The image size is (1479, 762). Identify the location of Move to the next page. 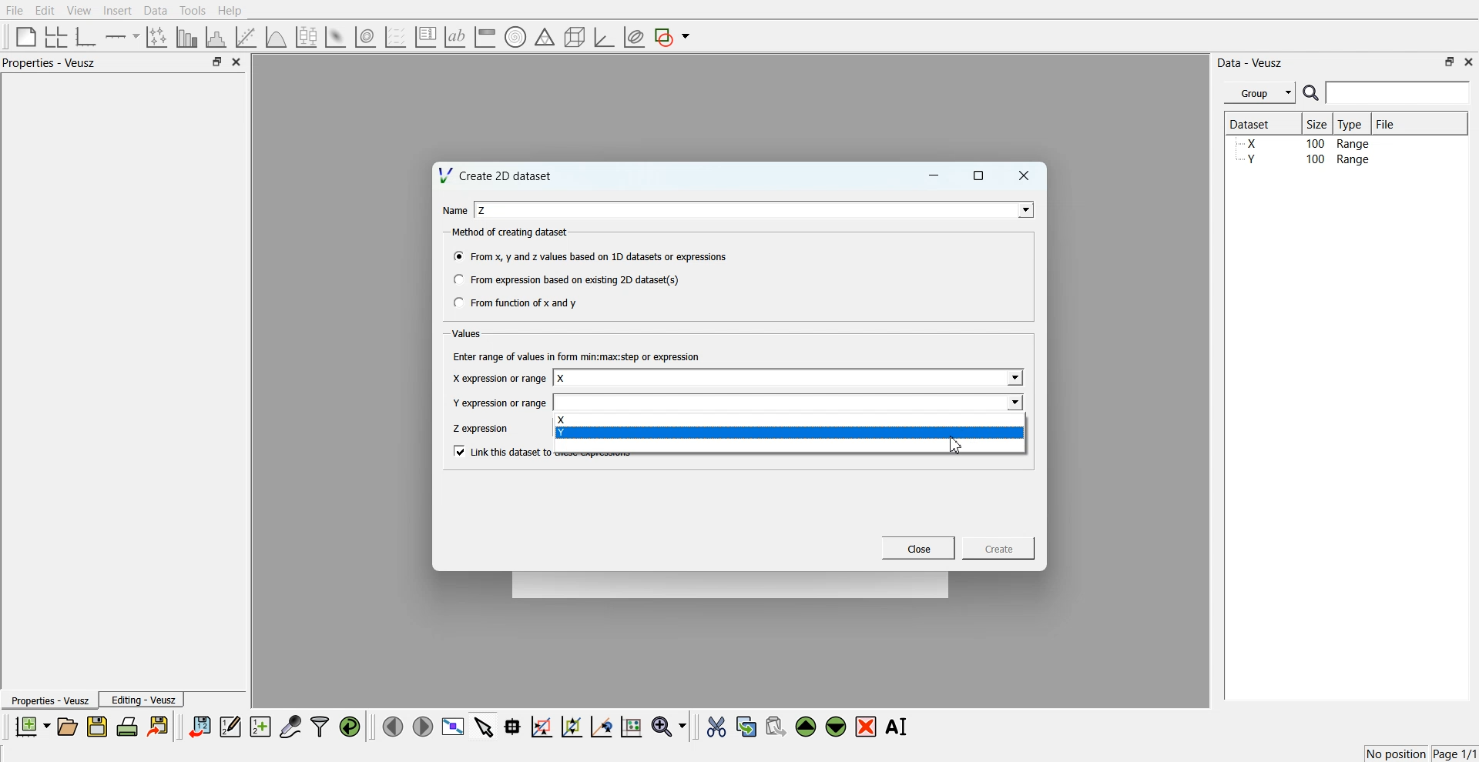
(423, 725).